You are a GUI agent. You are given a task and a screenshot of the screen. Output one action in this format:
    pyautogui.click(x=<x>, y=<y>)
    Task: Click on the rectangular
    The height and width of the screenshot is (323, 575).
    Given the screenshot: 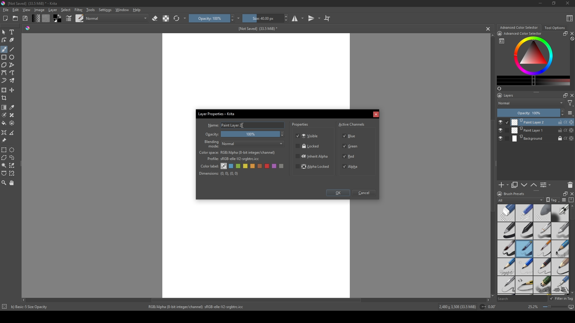 What is the action you would take?
    pyautogui.click(x=4, y=150)
    